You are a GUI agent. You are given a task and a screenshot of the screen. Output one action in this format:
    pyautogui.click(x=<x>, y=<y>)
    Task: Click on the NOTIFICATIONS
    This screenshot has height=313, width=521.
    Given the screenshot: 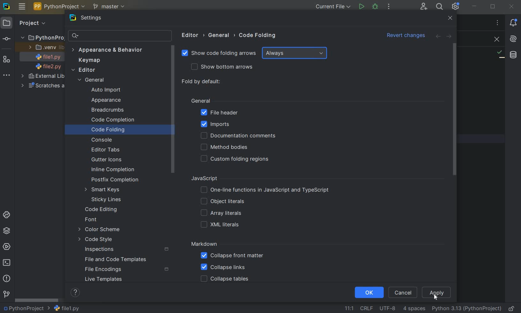 What is the action you would take?
    pyautogui.click(x=513, y=23)
    